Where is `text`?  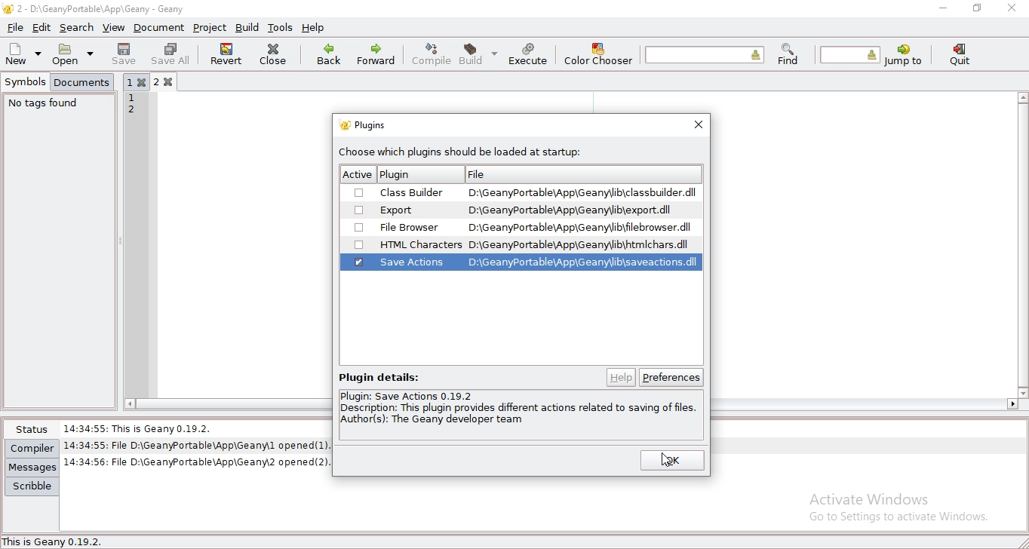
text is located at coordinates (514, 413).